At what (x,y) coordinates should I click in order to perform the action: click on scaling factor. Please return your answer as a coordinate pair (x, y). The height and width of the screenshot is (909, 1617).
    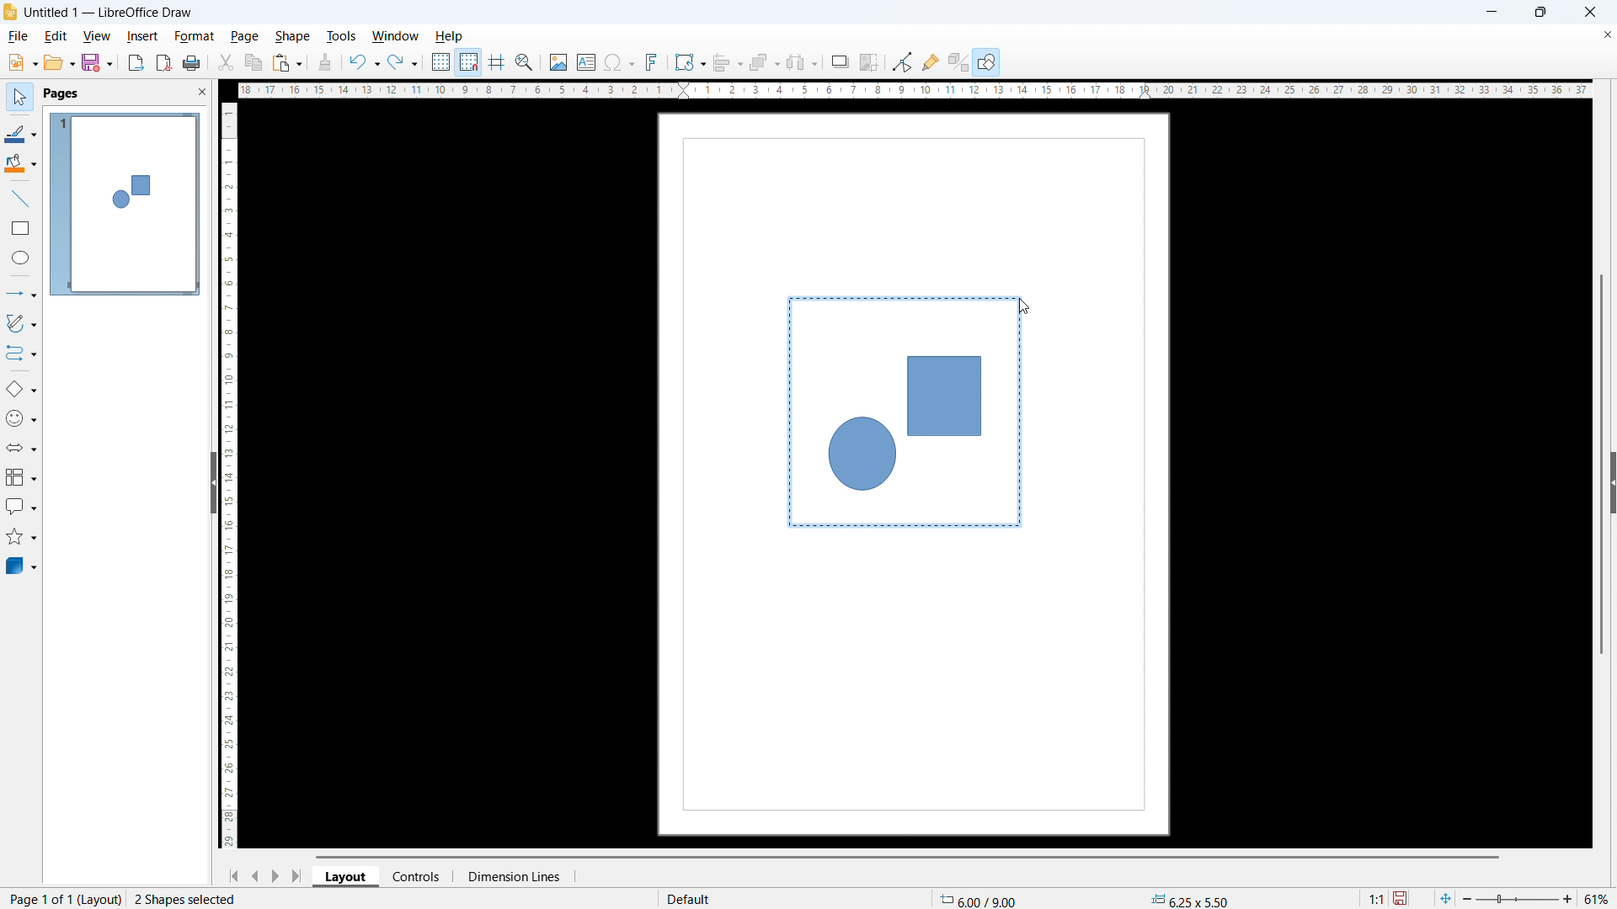
    Looking at the image, I should click on (1378, 898).